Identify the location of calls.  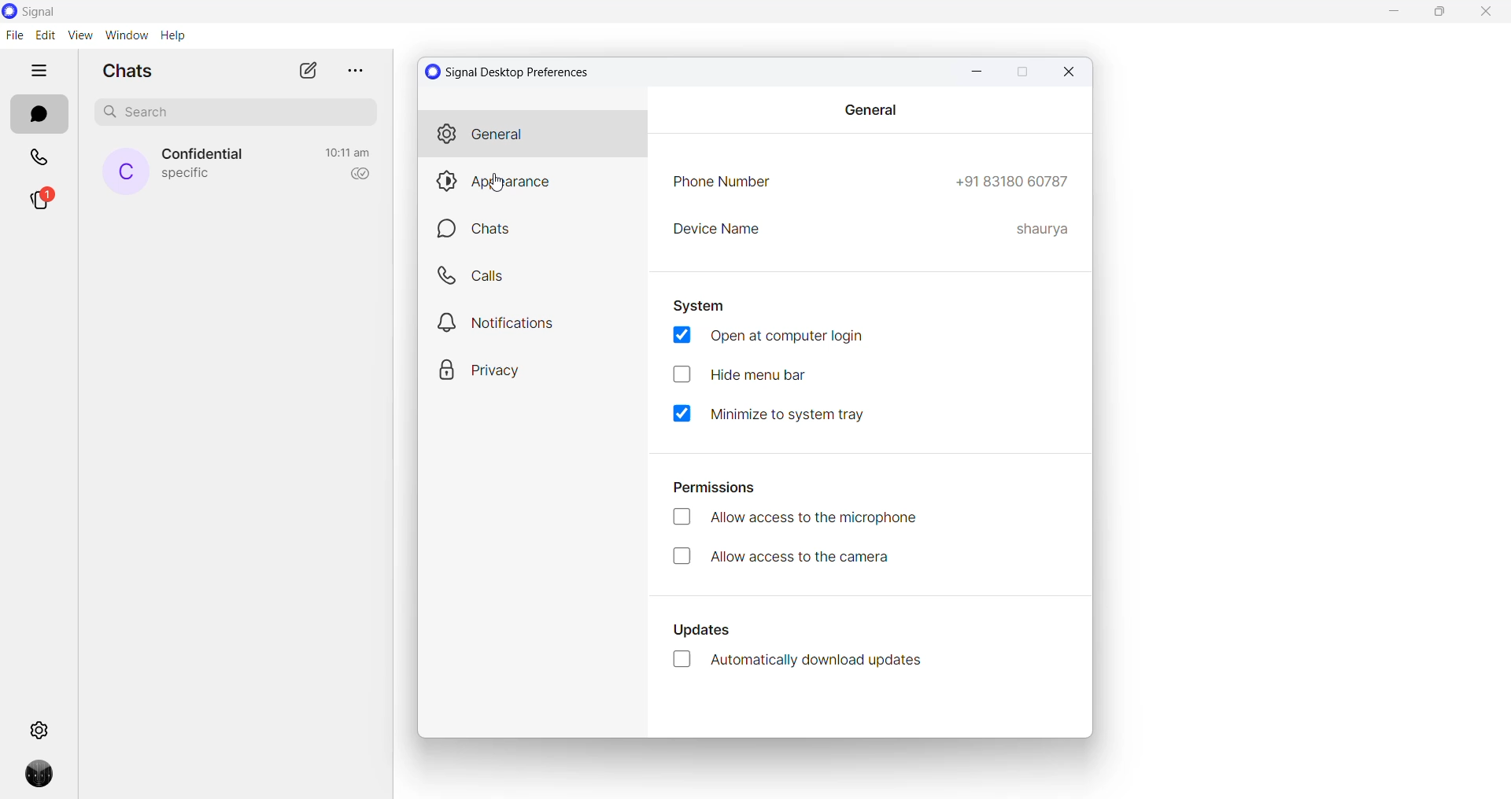
(41, 160).